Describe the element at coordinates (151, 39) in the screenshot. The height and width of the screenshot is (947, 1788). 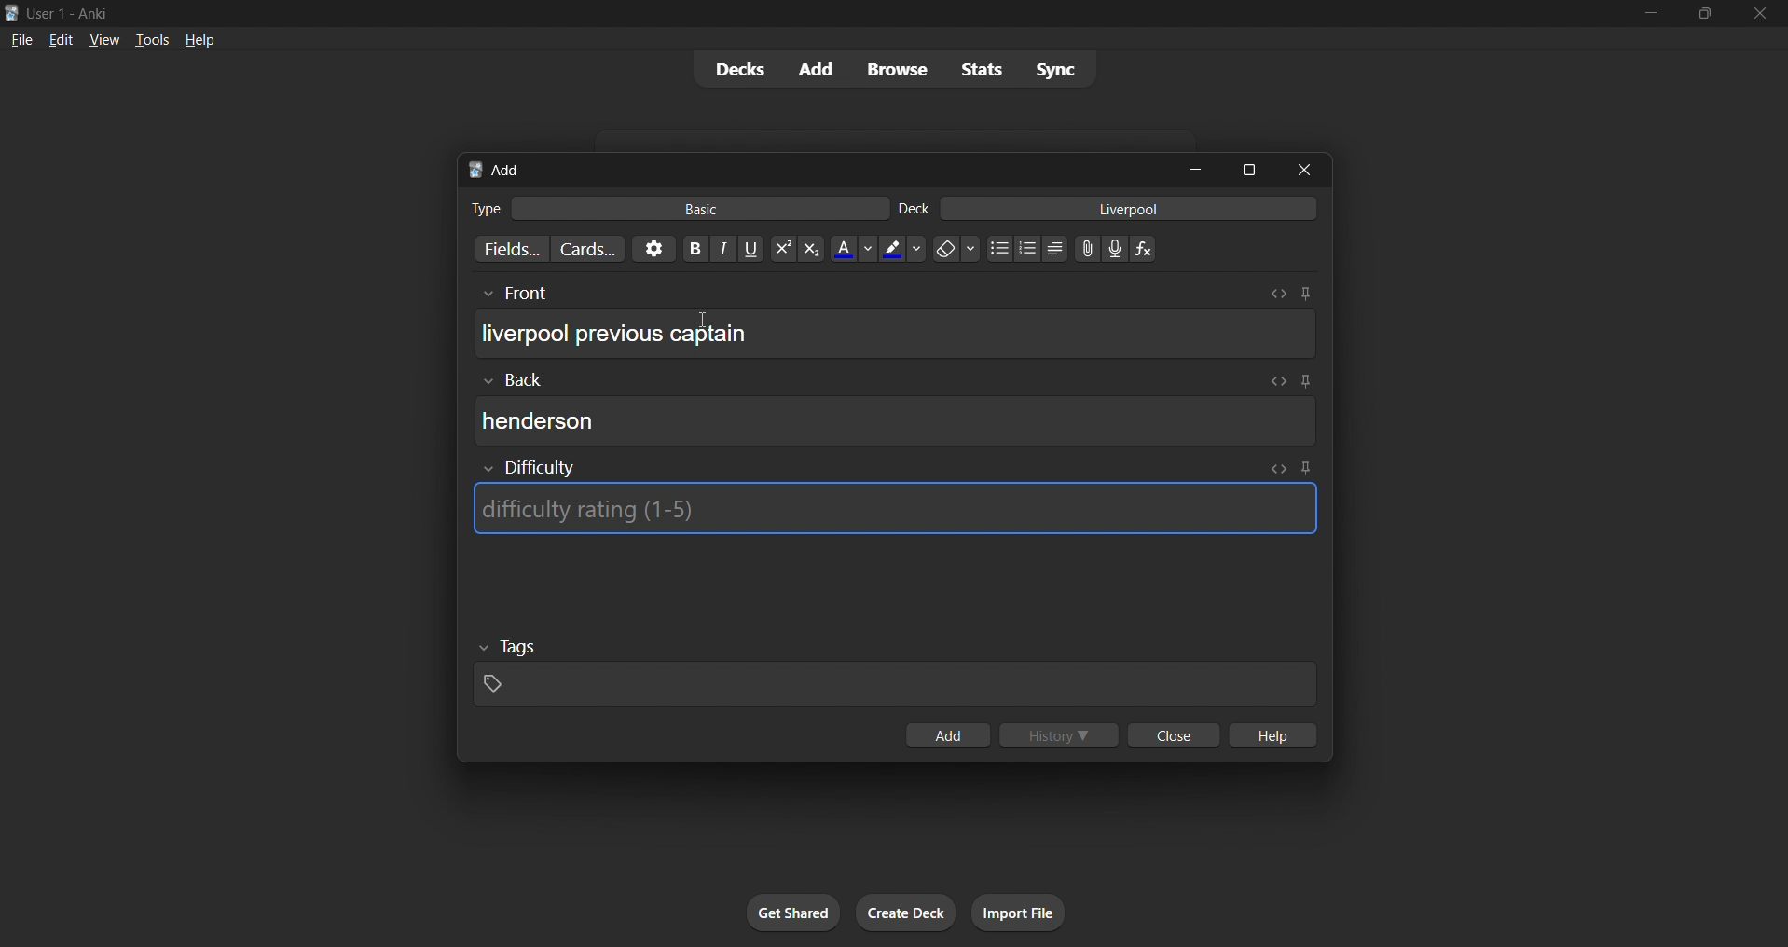
I see `tools` at that location.